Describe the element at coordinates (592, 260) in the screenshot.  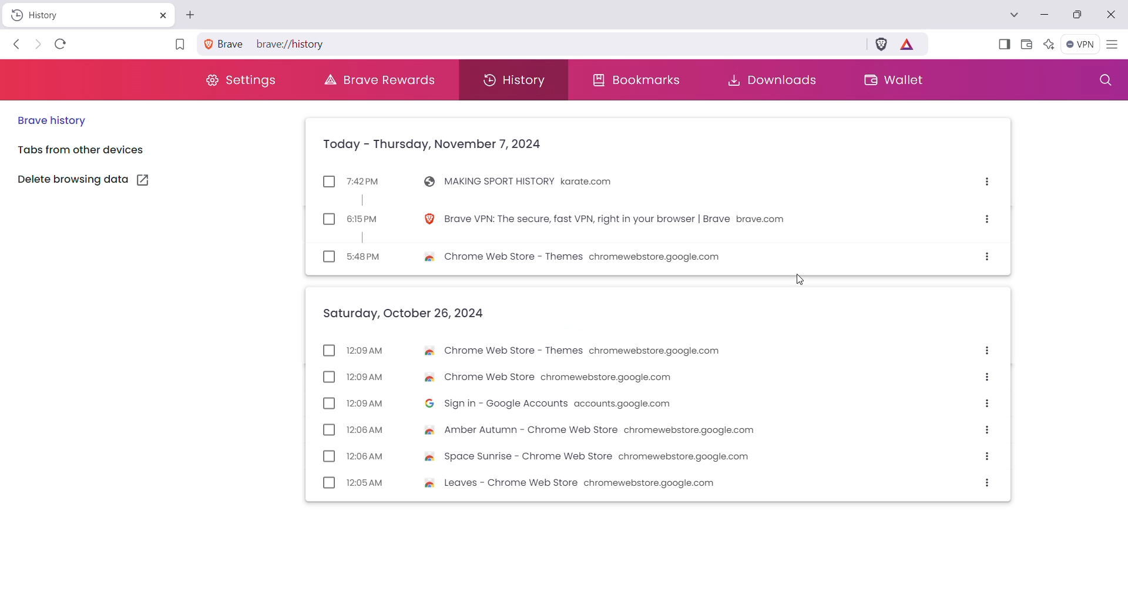
I see `Chrome Web Store - Themes chromewebstore.google.com` at that location.